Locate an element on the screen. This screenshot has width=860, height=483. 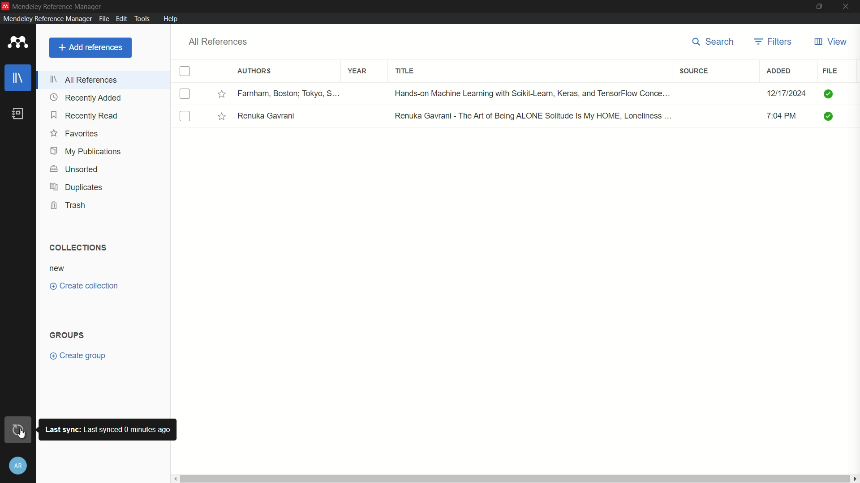
Date is located at coordinates (775, 91).